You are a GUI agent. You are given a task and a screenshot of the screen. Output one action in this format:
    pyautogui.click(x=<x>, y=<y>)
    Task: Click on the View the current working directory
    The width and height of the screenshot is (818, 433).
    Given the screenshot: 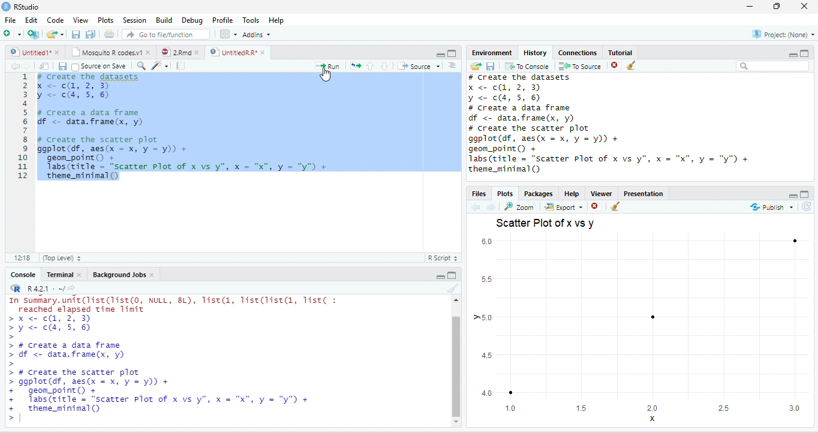 What is the action you would take?
    pyautogui.click(x=71, y=287)
    